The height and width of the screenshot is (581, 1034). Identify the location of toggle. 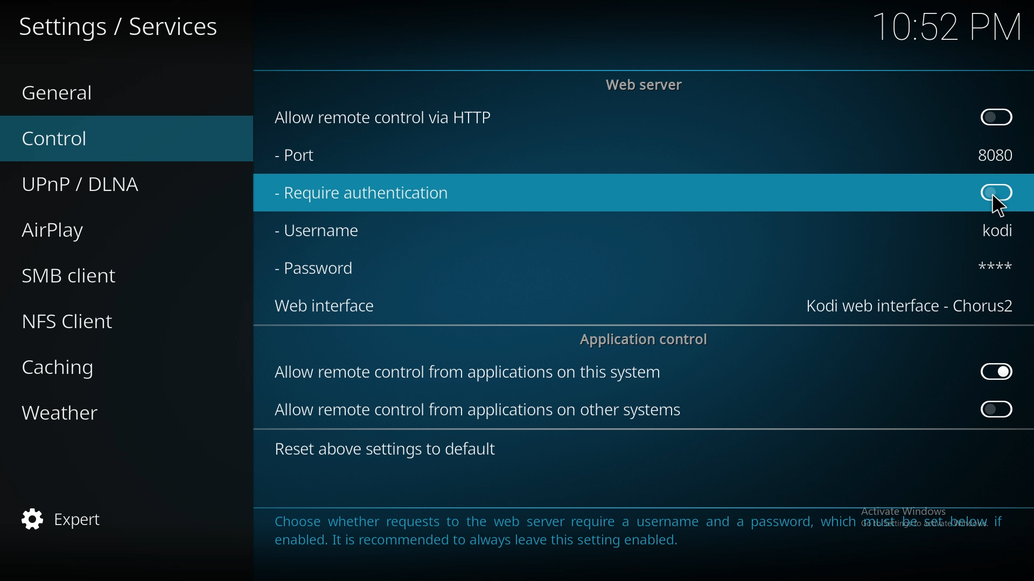
(998, 408).